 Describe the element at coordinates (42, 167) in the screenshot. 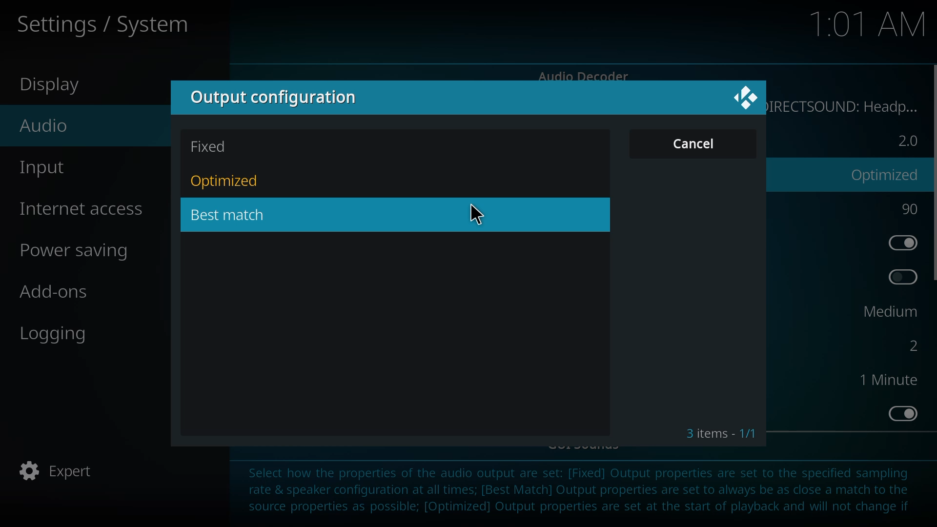

I see `input` at that location.